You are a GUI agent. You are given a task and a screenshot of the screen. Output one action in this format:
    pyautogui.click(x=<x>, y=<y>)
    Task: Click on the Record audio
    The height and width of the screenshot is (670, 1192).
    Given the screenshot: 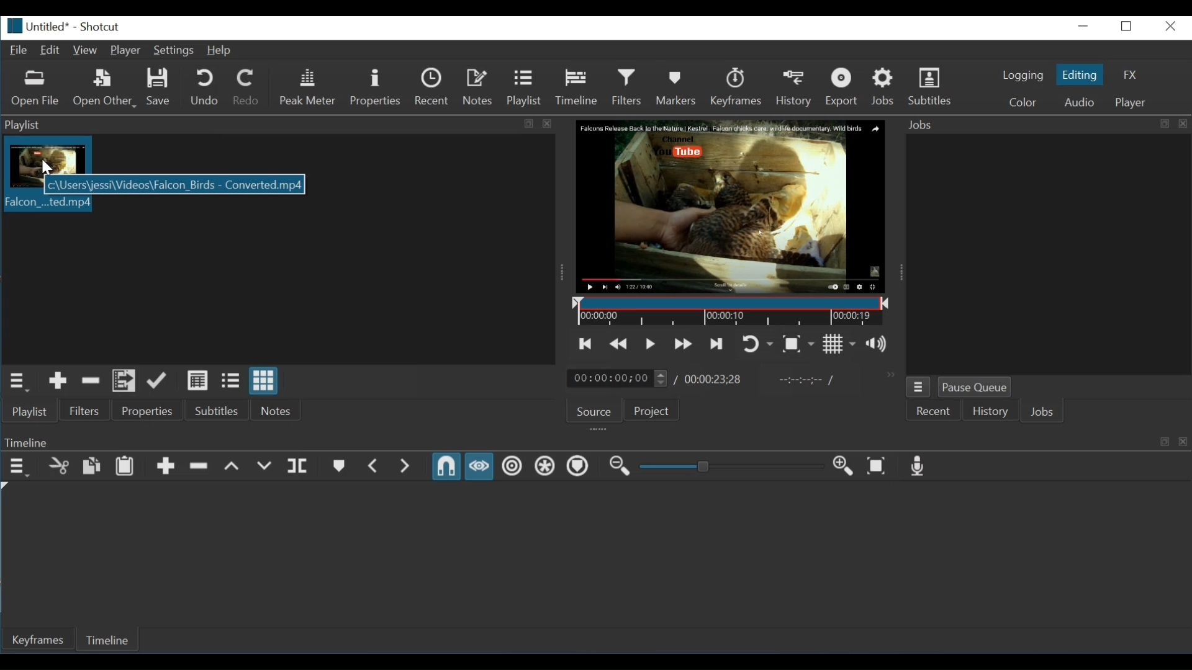 What is the action you would take?
    pyautogui.click(x=915, y=467)
    